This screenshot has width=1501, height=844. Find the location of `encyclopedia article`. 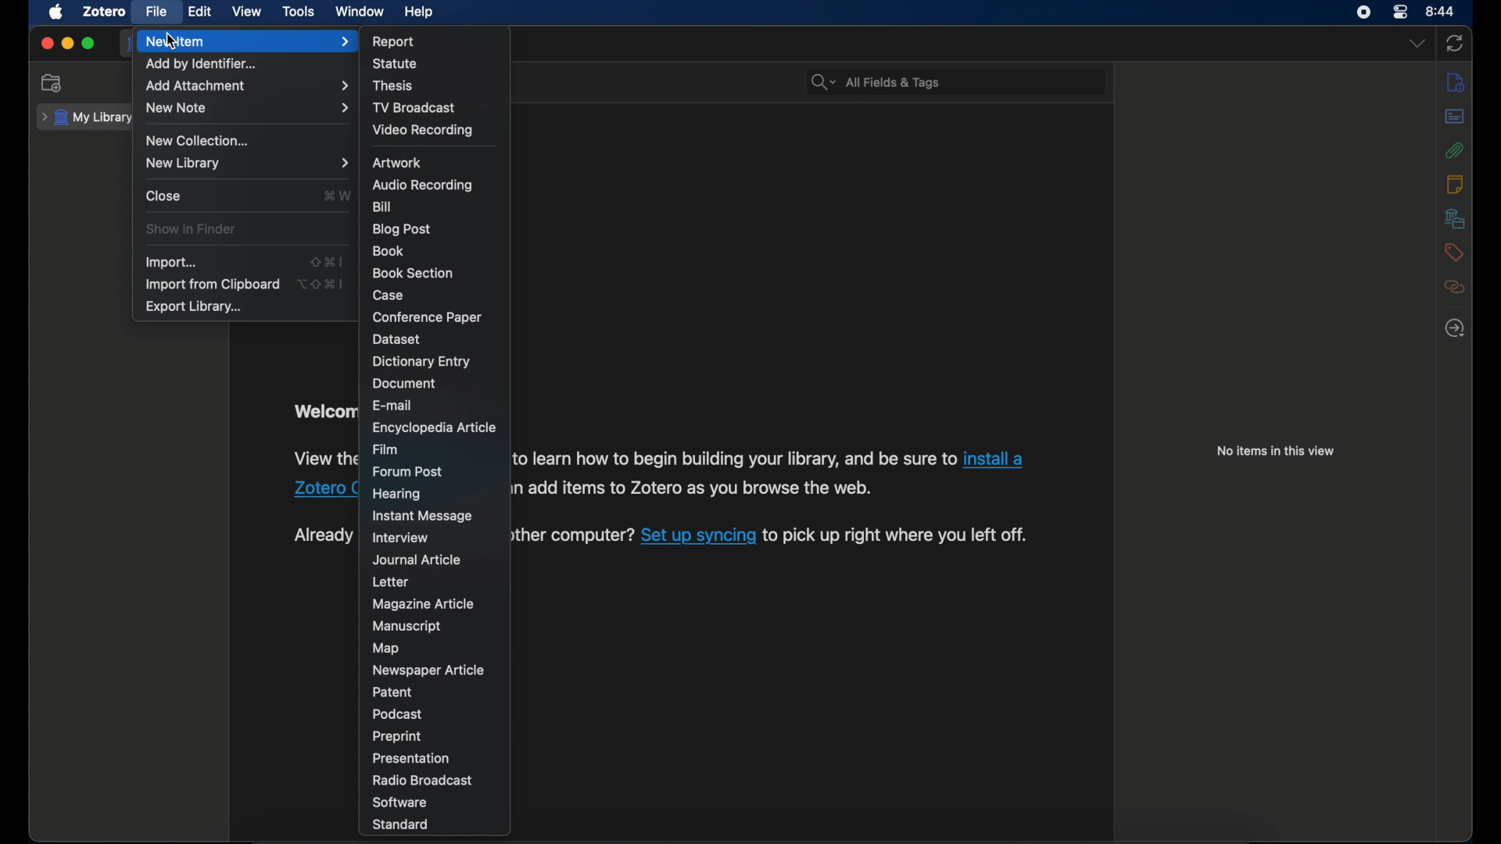

encyclopedia article is located at coordinates (435, 427).